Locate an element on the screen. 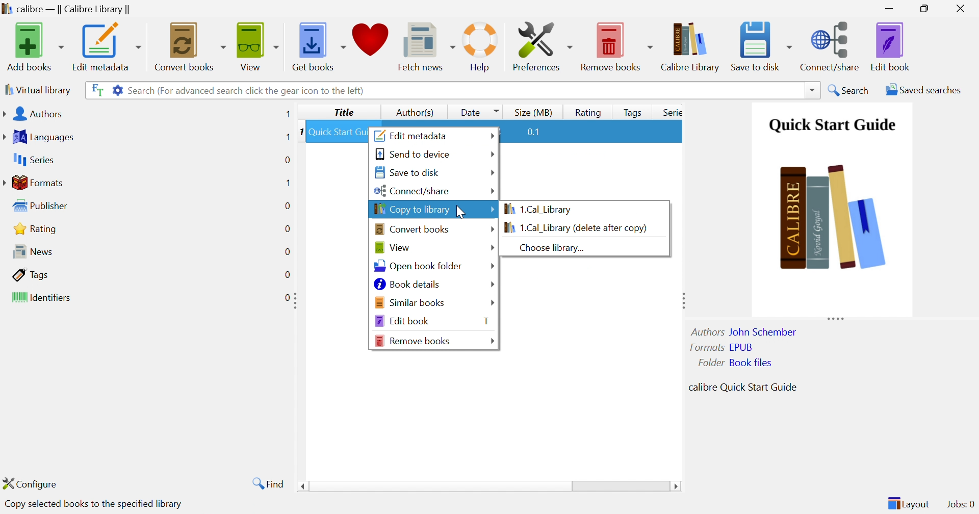 The height and width of the screenshot is (514, 979). Edit Book is located at coordinates (892, 46).